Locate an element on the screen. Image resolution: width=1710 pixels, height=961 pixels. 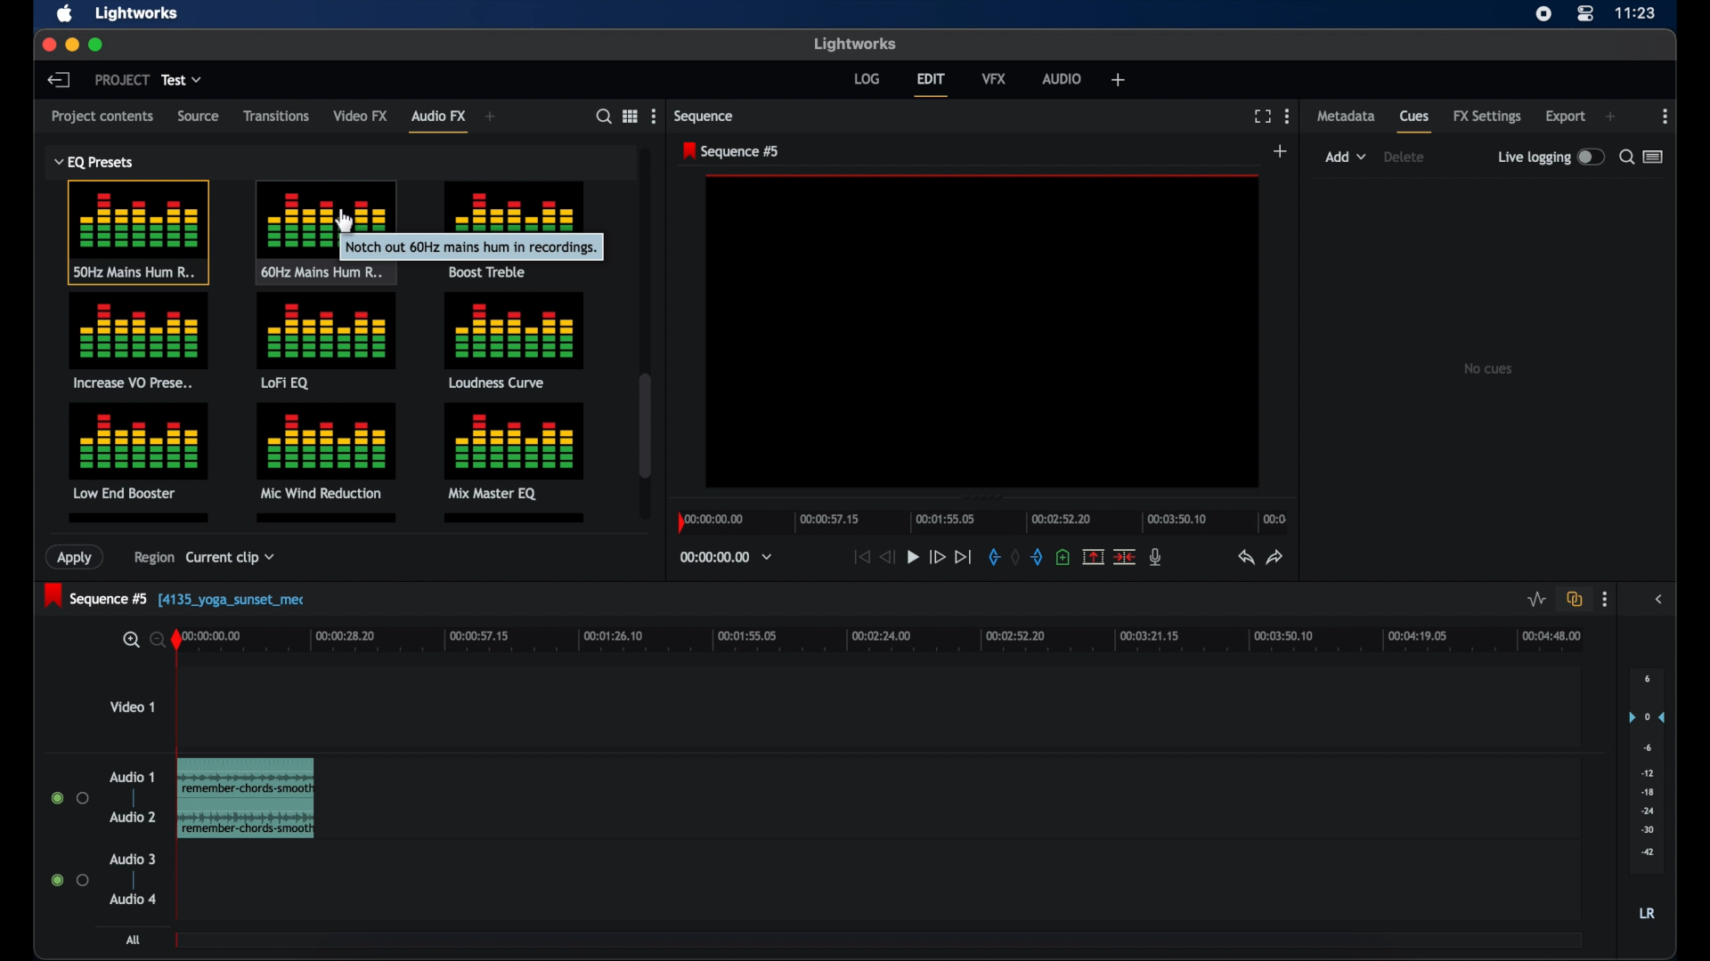
export is located at coordinates (1565, 116).